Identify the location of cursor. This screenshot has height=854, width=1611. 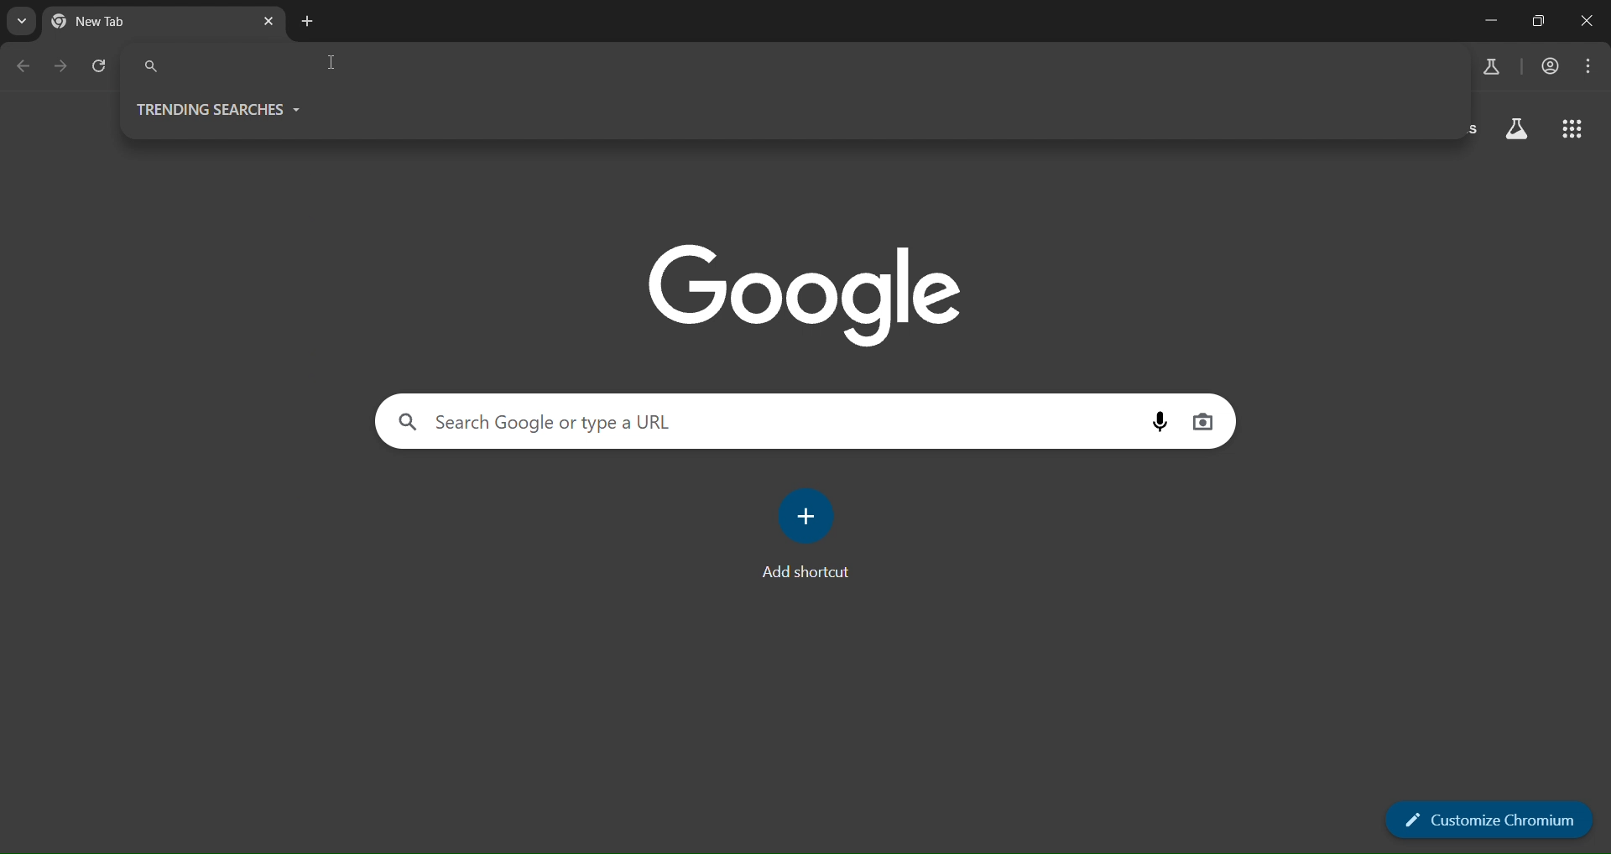
(336, 65).